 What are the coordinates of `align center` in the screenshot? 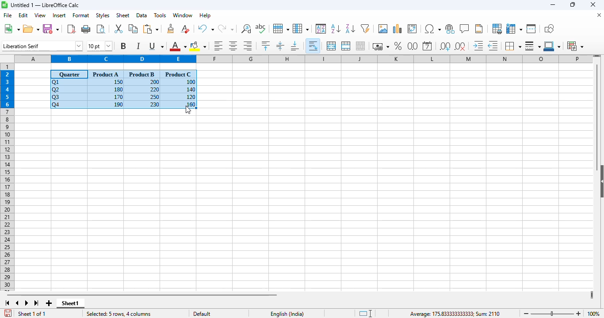 It's located at (233, 46).